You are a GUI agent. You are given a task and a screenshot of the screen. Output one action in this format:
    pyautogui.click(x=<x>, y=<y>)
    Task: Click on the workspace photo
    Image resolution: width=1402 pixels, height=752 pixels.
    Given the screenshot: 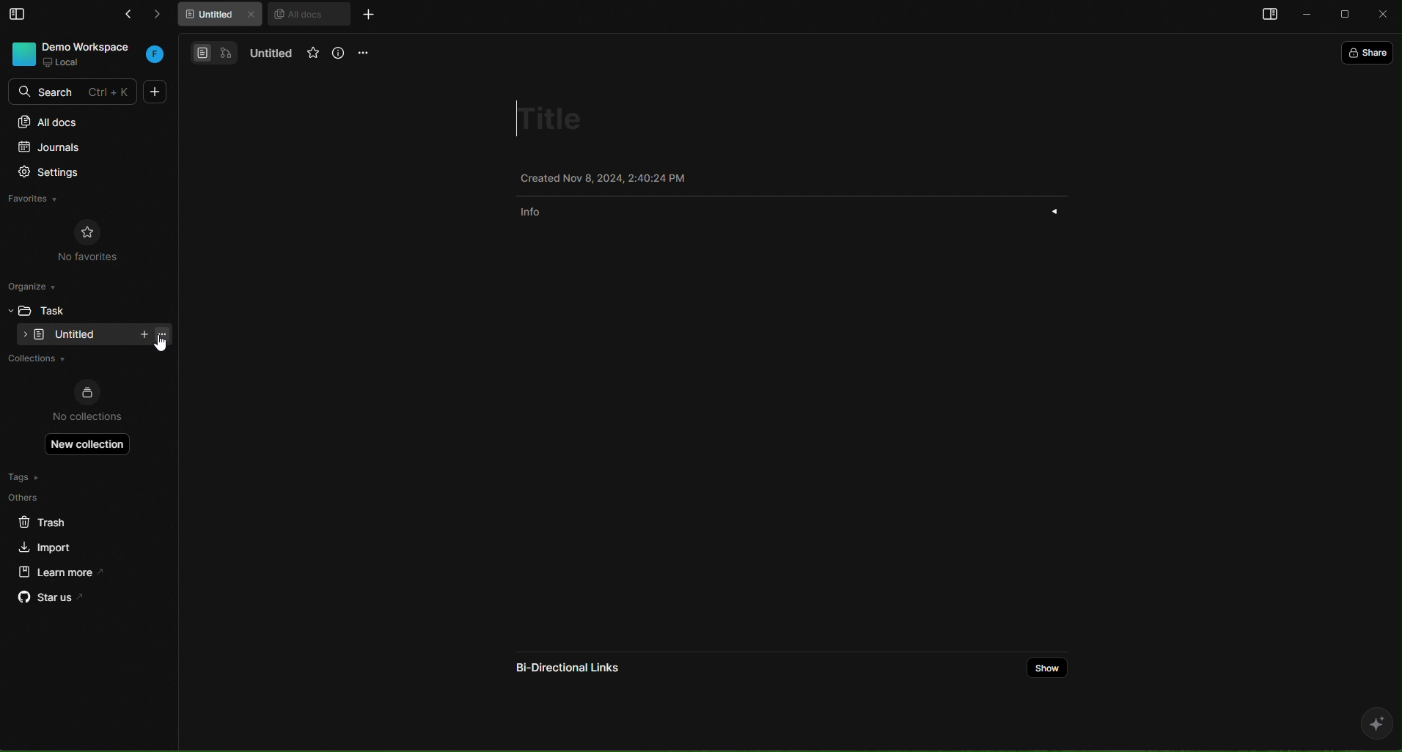 What is the action you would take?
    pyautogui.click(x=22, y=53)
    